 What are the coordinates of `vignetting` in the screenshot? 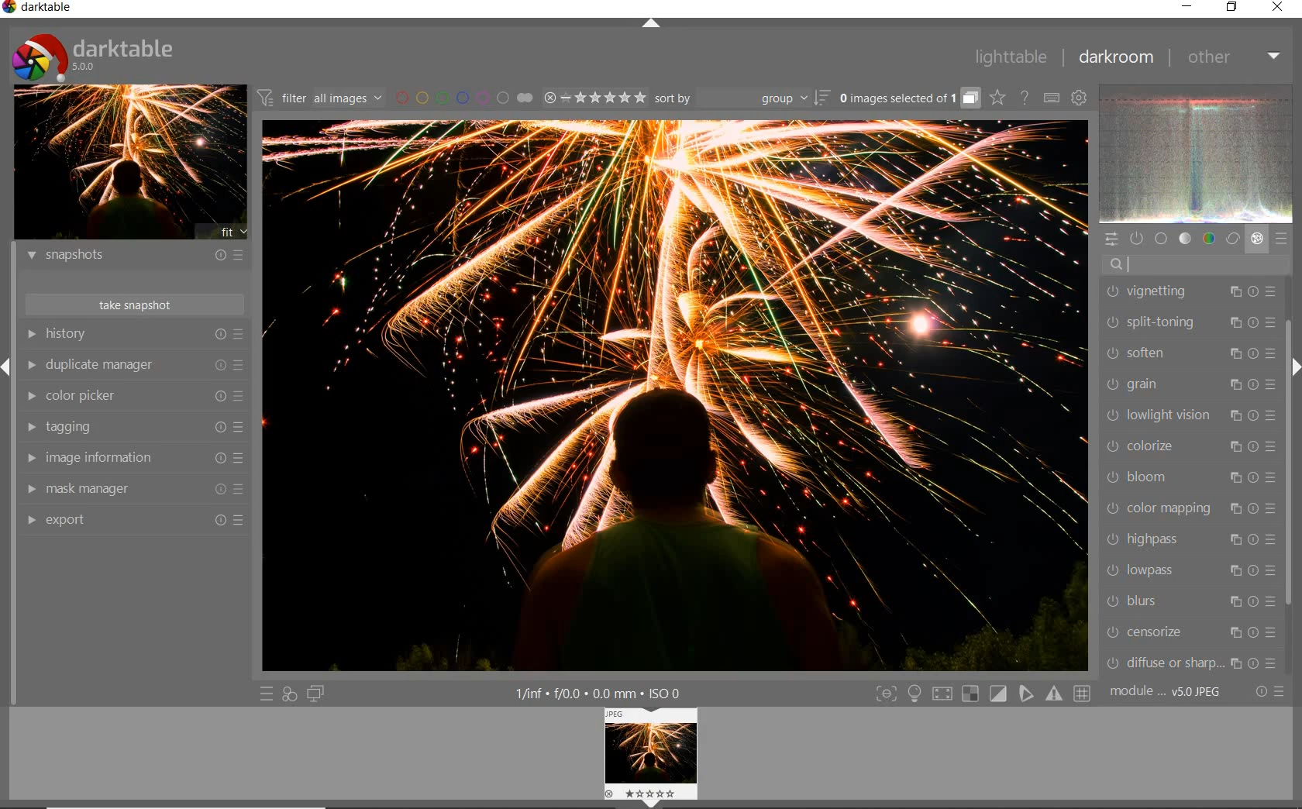 It's located at (1192, 292).